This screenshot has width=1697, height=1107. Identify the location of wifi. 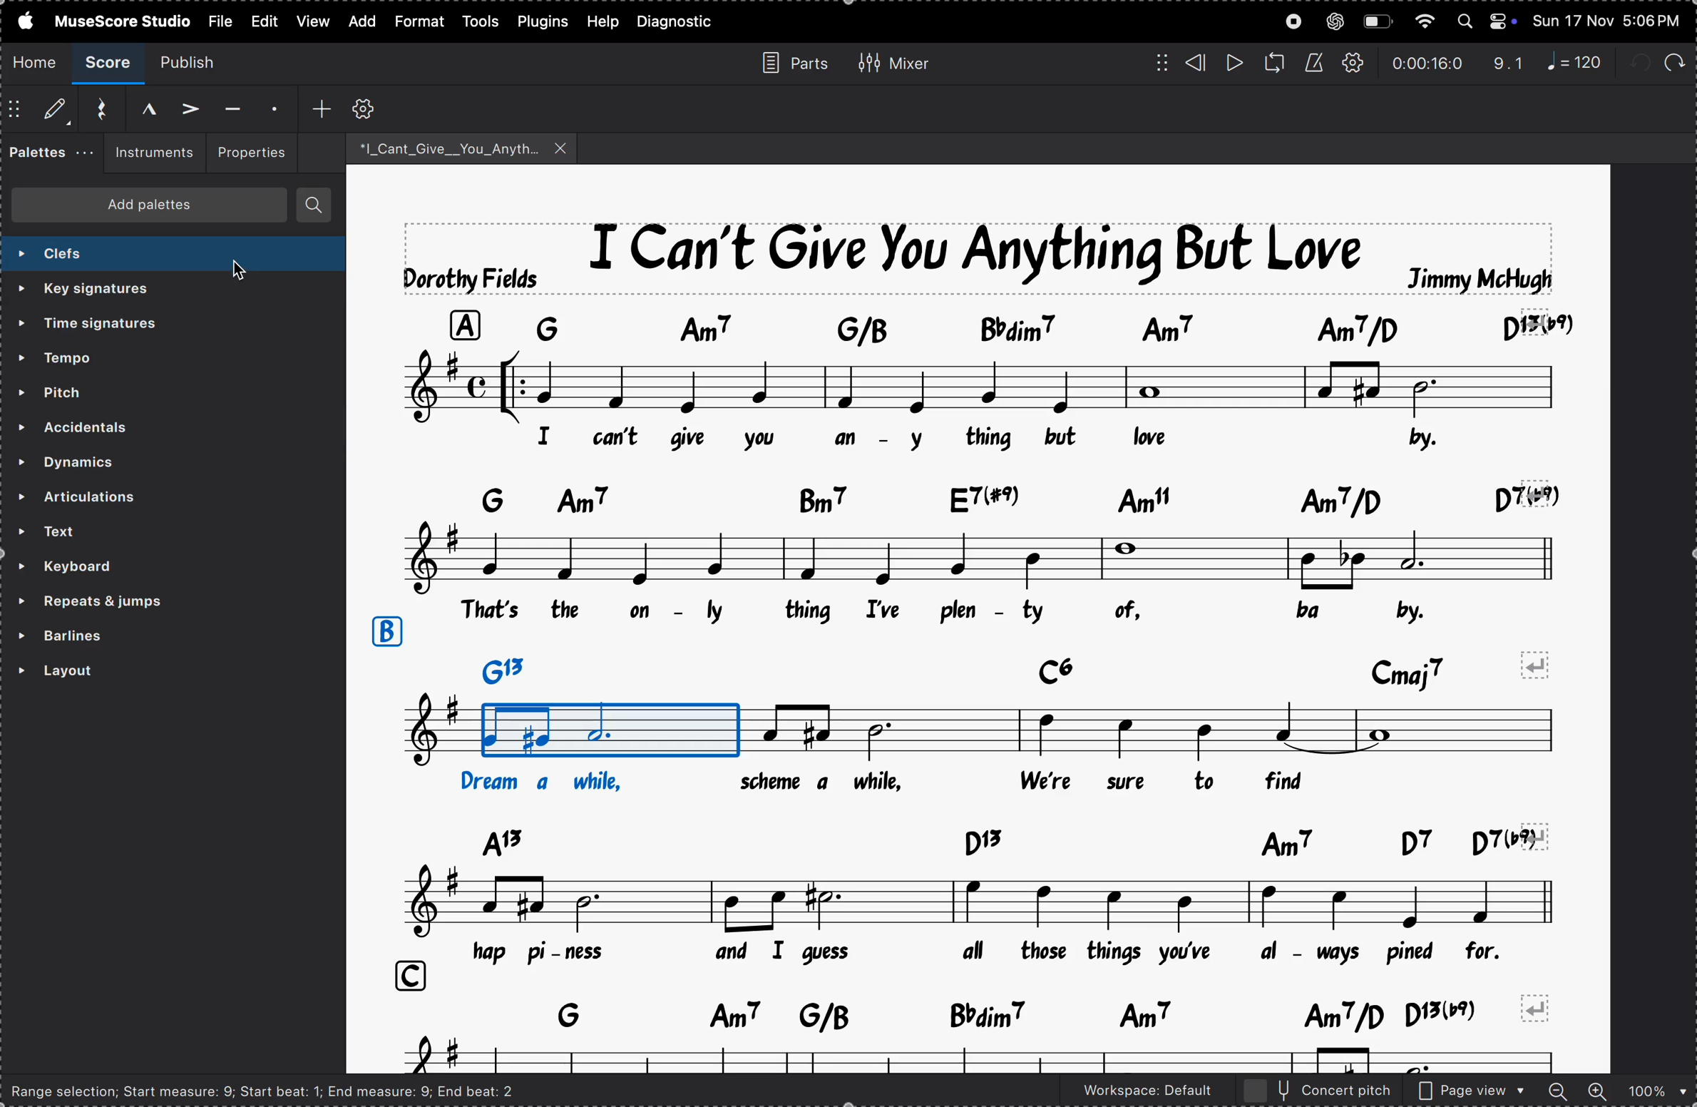
(1422, 22).